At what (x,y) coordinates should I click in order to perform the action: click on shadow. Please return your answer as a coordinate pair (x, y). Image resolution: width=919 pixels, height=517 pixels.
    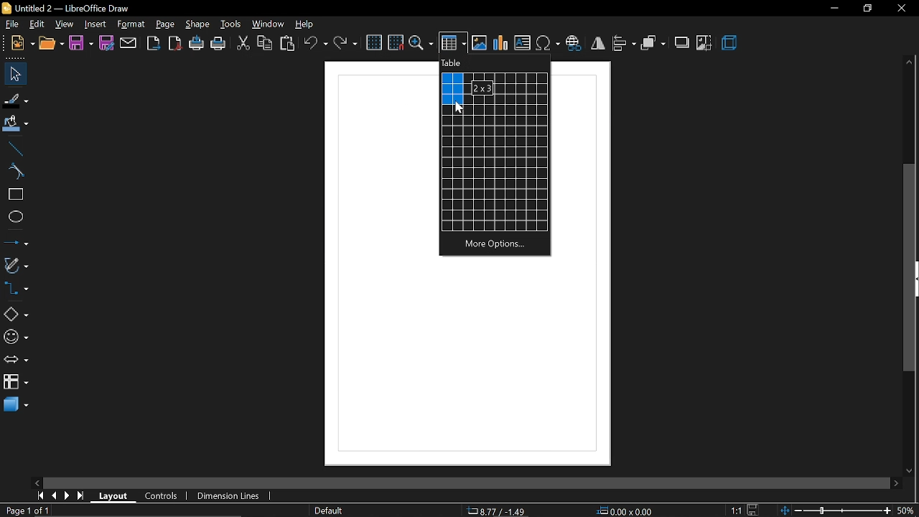
    Looking at the image, I should click on (681, 44).